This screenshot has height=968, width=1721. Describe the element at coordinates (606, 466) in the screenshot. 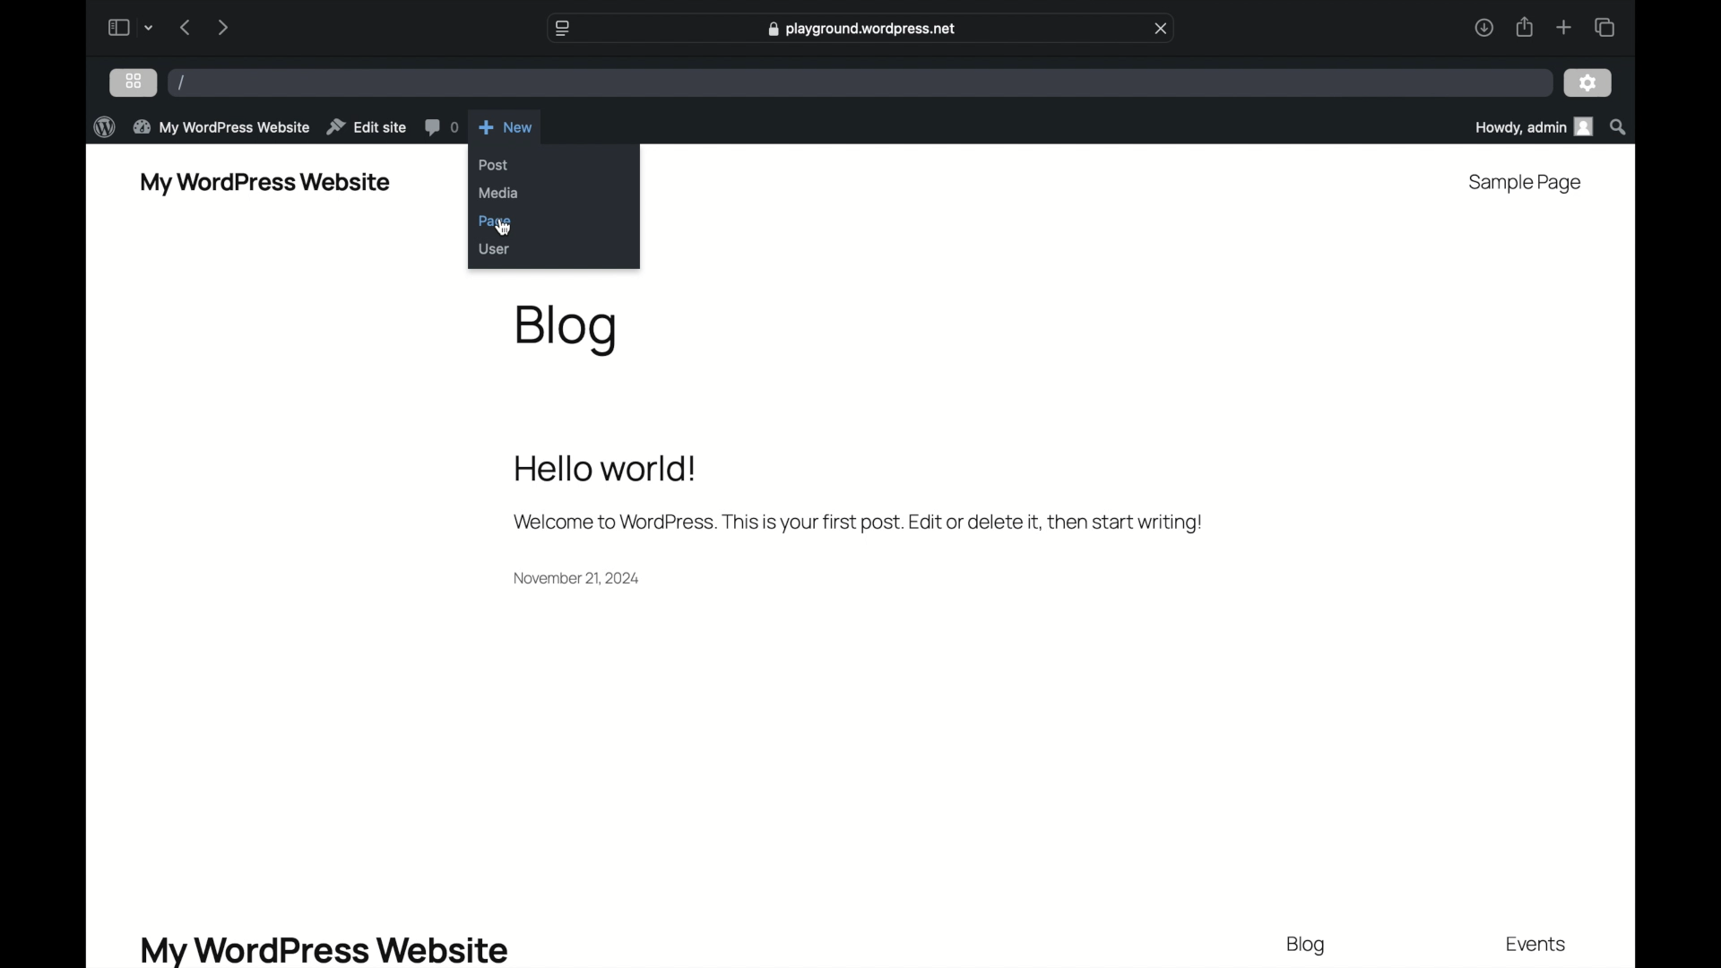

I see `hello world` at that location.